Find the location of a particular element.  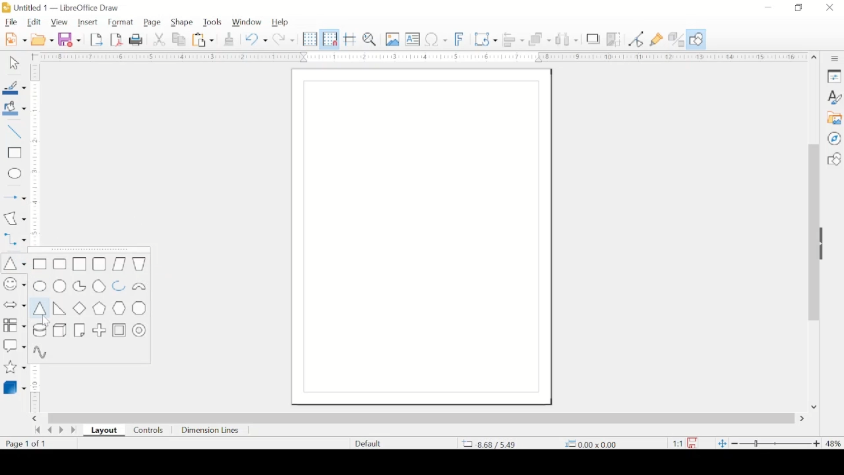

file is located at coordinates (11, 22).